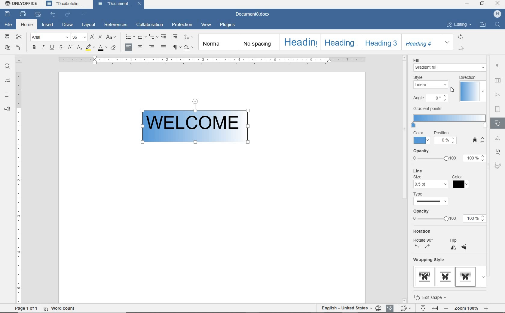 This screenshot has width=505, height=313. What do you see at coordinates (467, 308) in the screenshot?
I see `Zoom 100%` at bounding box center [467, 308].